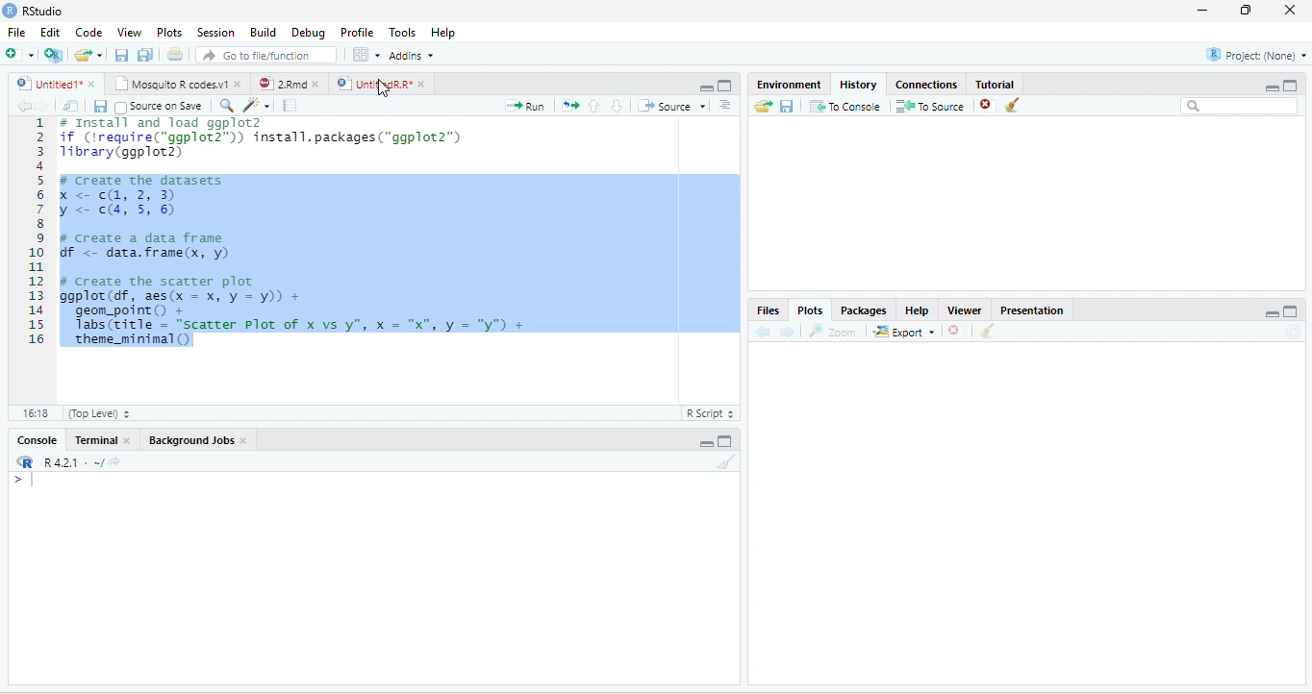 The image size is (1312, 694). I want to click on Project: (None), so click(1255, 55).